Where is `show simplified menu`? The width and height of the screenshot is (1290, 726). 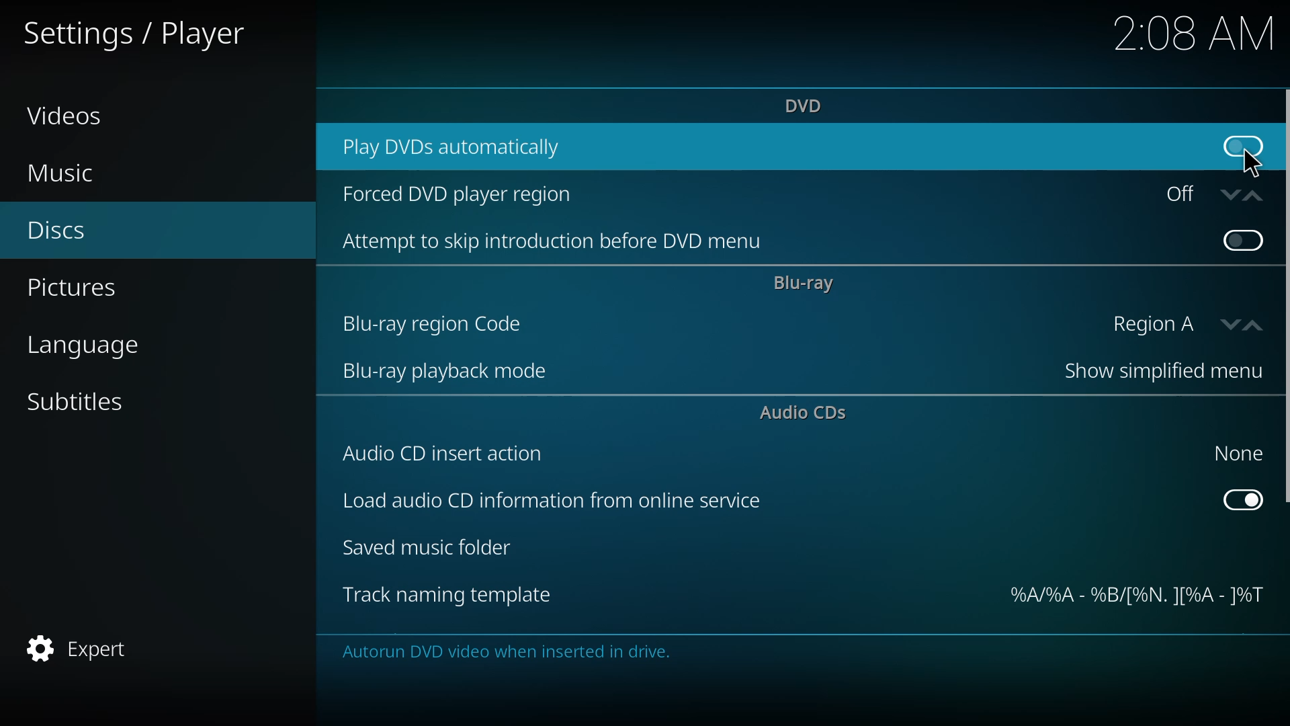
show simplified menu is located at coordinates (1154, 373).